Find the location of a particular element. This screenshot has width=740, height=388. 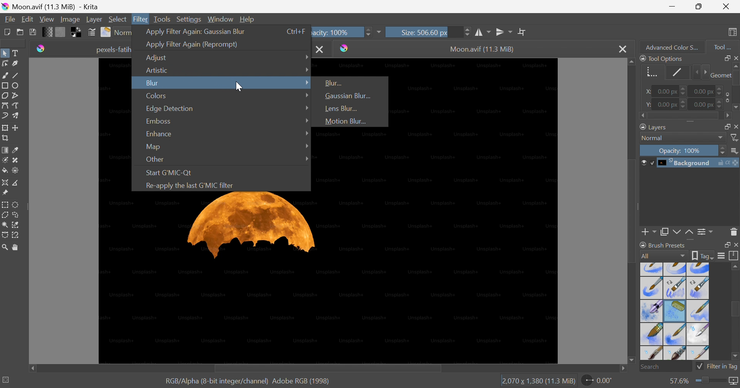

Drop Down is located at coordinates (306, 121).